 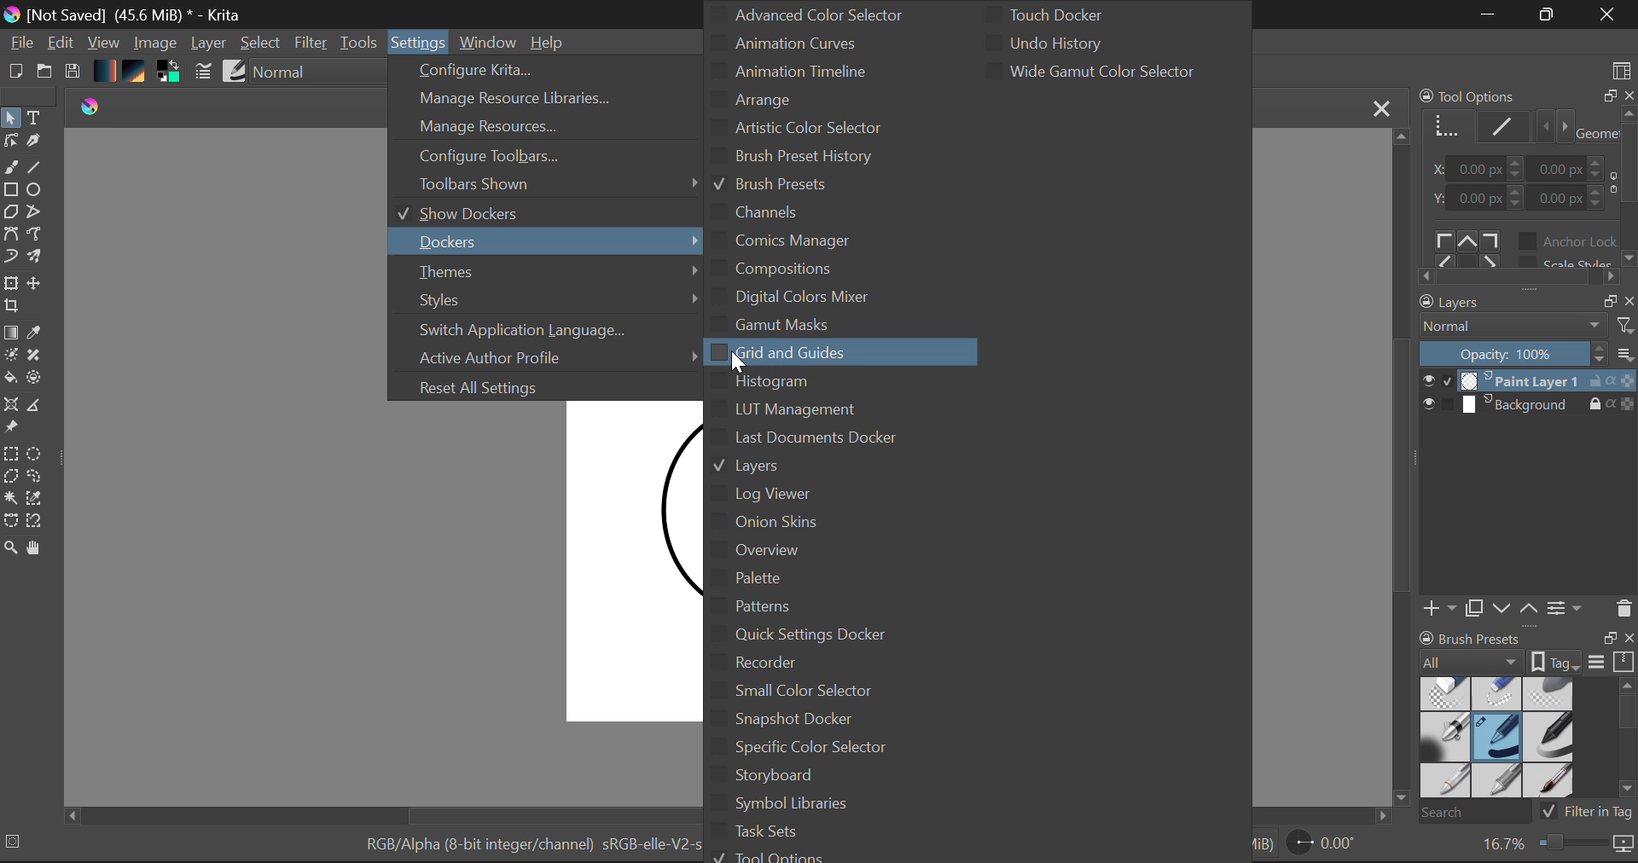 What do you see at coordinates (37, 284) in the screenshot?
I see `Move Layer` at bounding box center [37, 284].